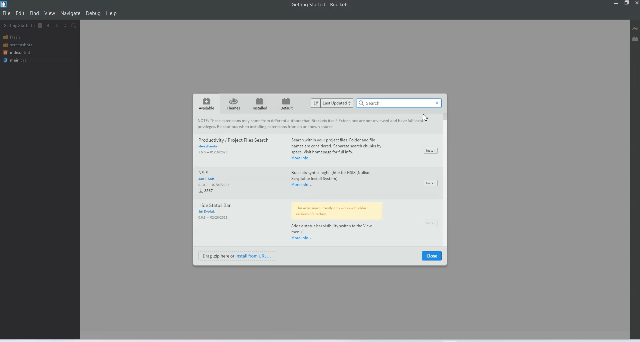  What do you see at coordinates (432, 255) in the screenshot?
I see `Close` at bounding box center [432, 255].